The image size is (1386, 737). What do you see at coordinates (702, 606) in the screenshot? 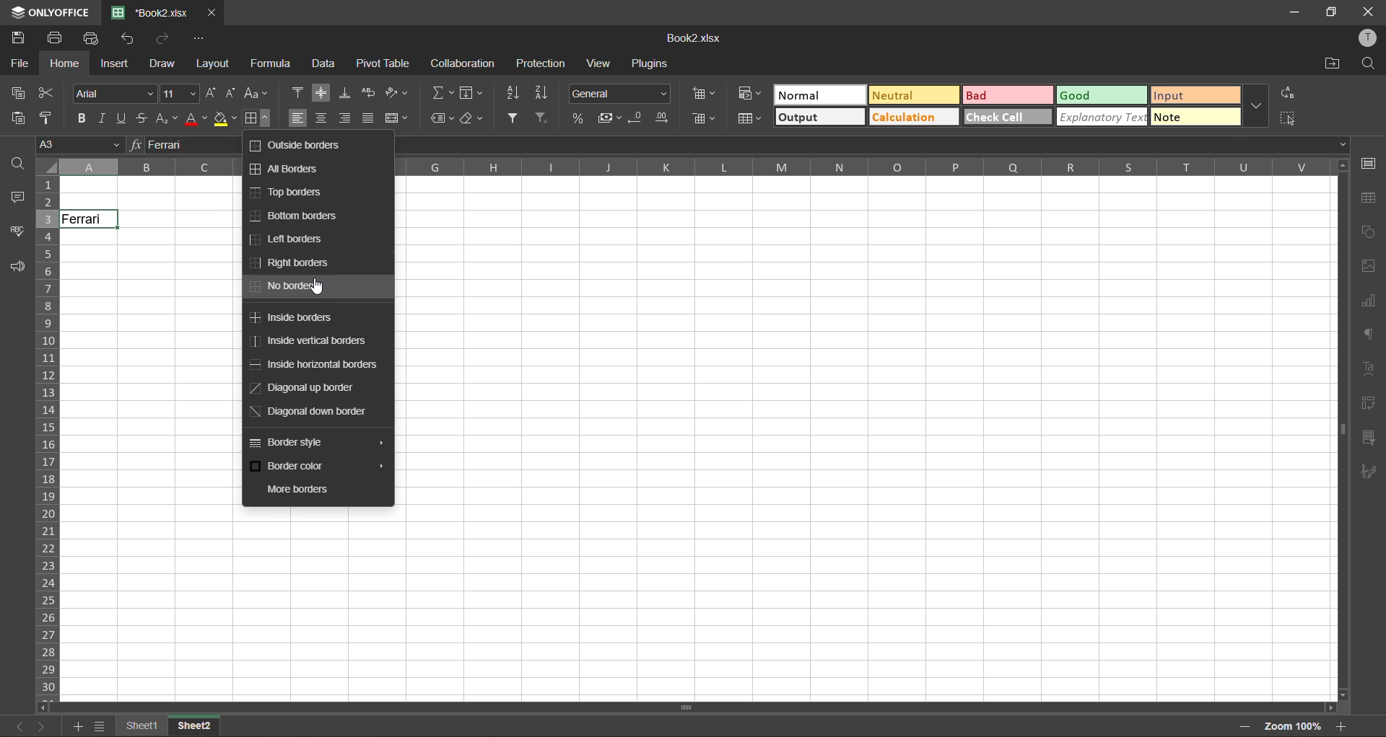
I see `Input area` at bounding box center [702, 606].